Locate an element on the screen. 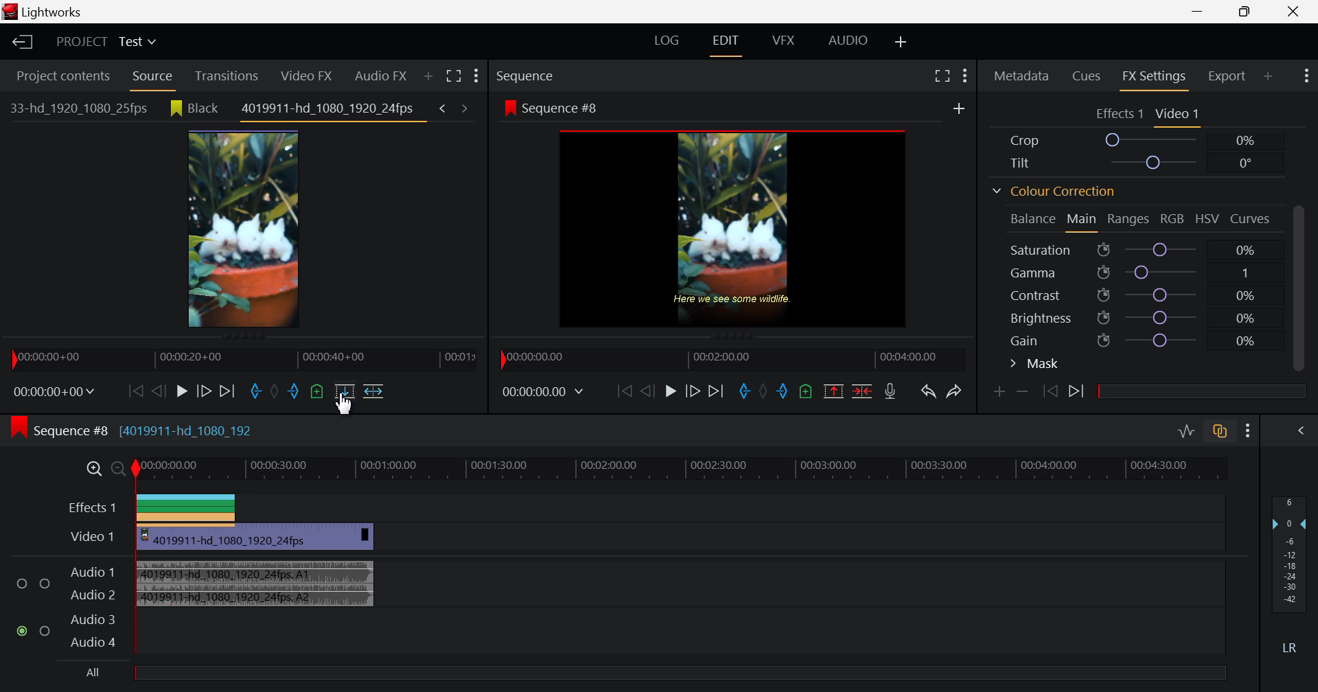  Delete/Cut is located at coordinates (861, 393).